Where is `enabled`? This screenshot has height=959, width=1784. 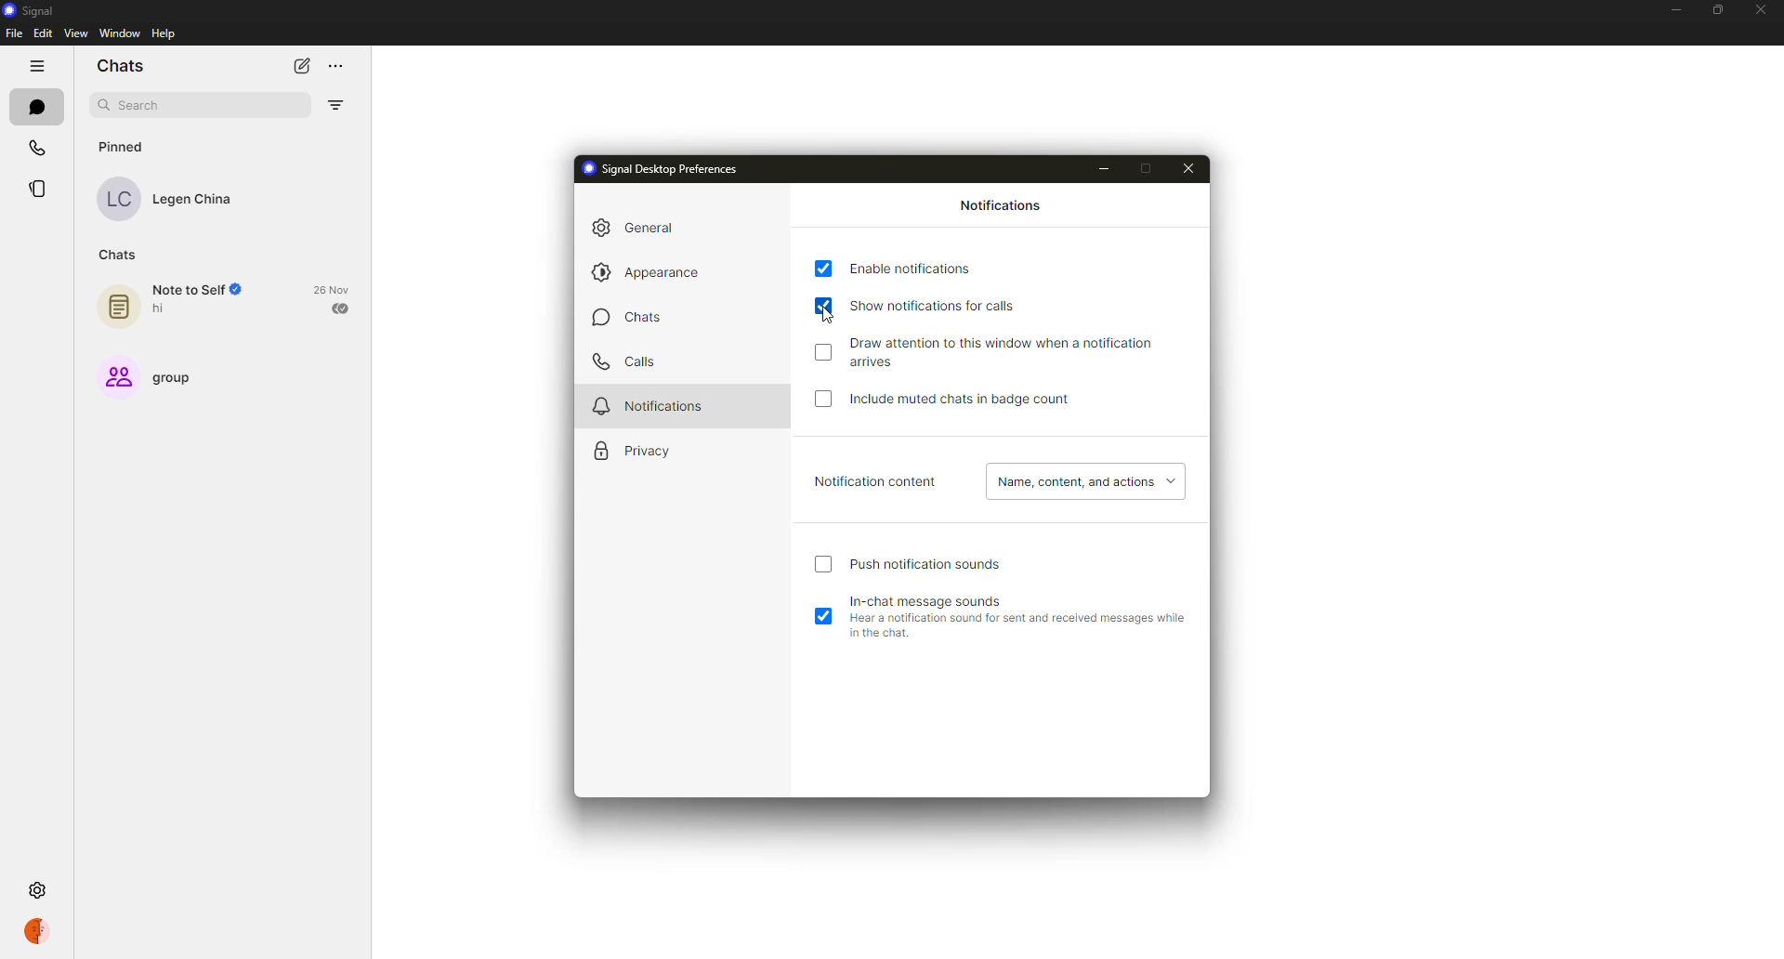 enabled is located at coordinates (821, 616).